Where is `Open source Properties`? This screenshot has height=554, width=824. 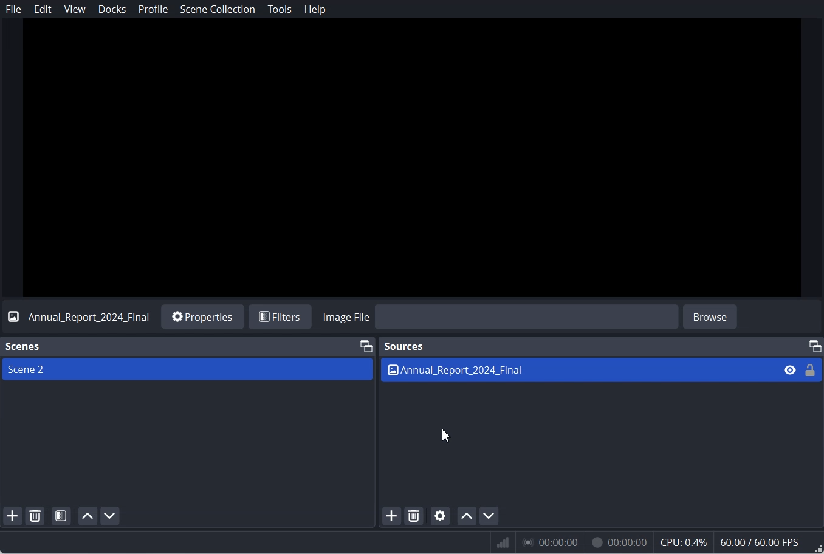
Open source Properties is located at coordinates (440, 515).